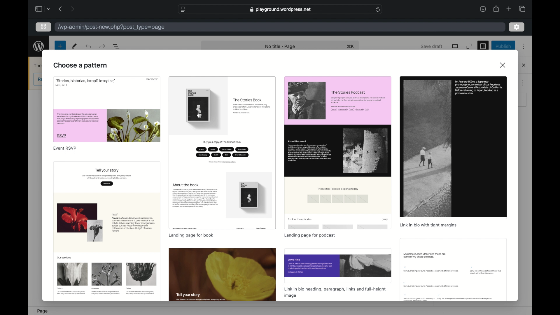  I want to click on obscure button, so click(38, 79).